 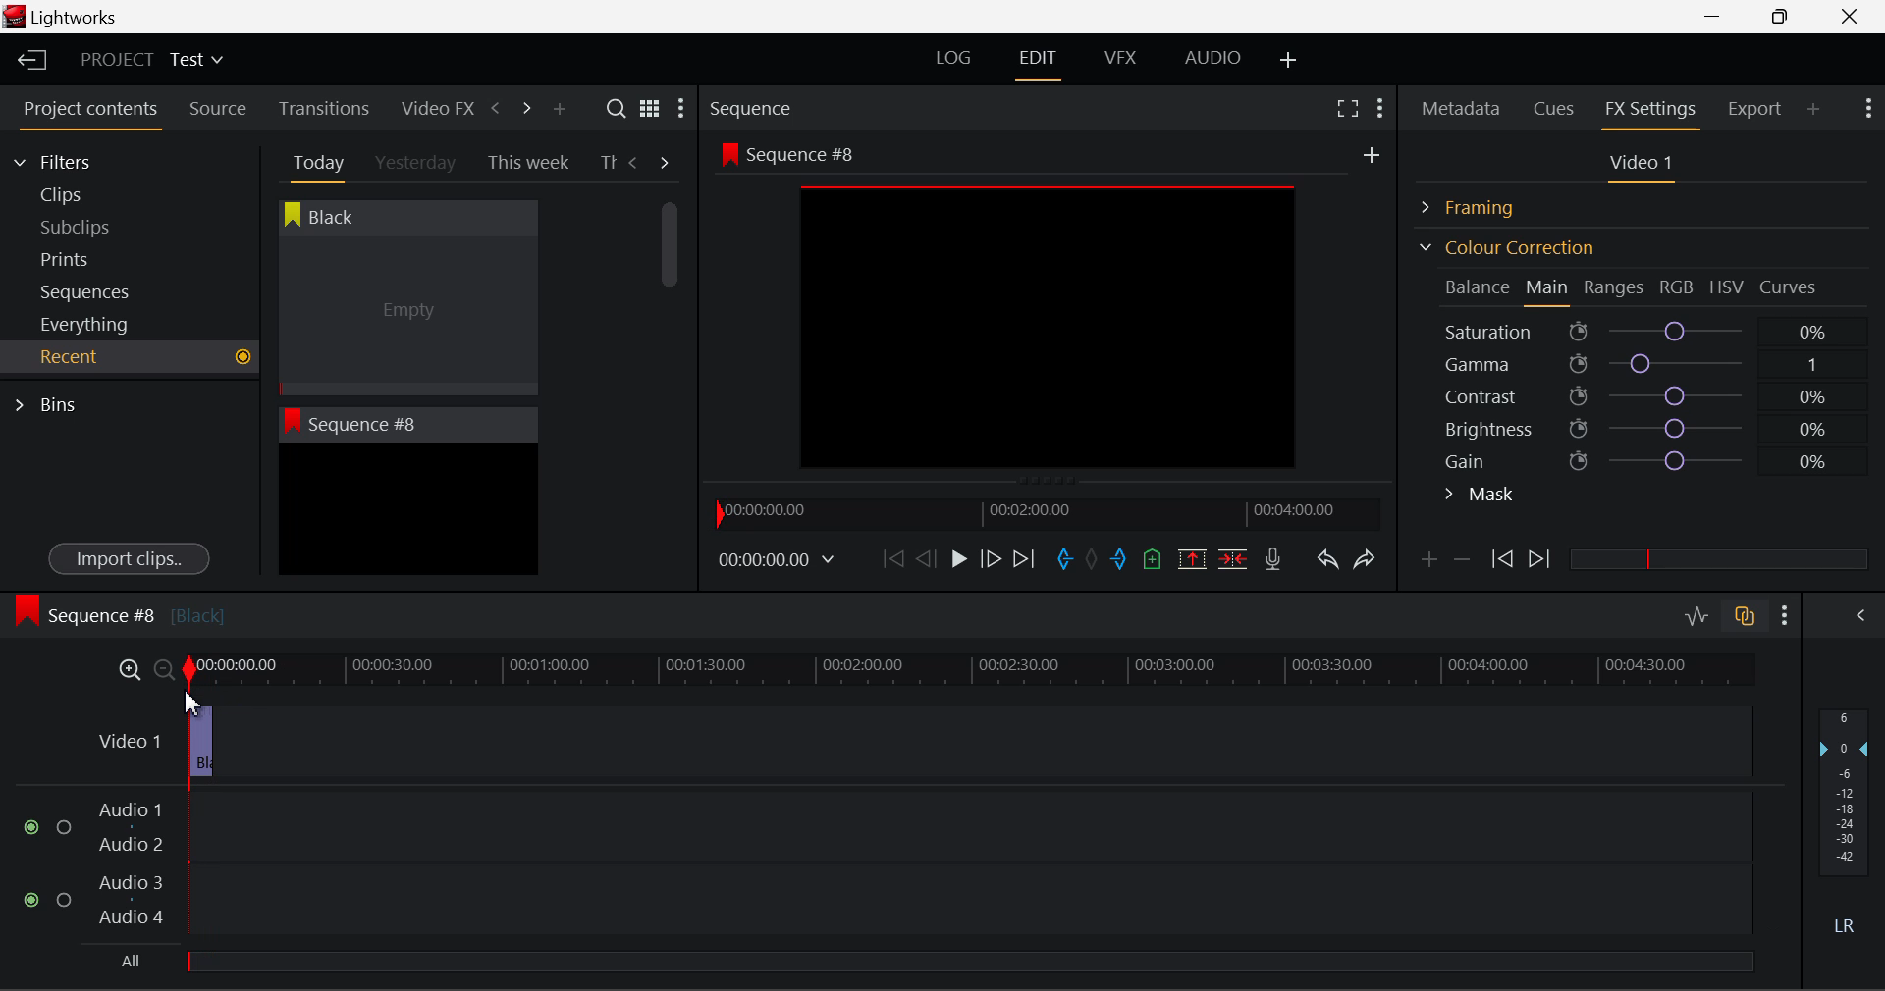 What do you see at coordinates (929, 557) in the screenshot?
I see `Go Back` at bounding box center [929, 557].